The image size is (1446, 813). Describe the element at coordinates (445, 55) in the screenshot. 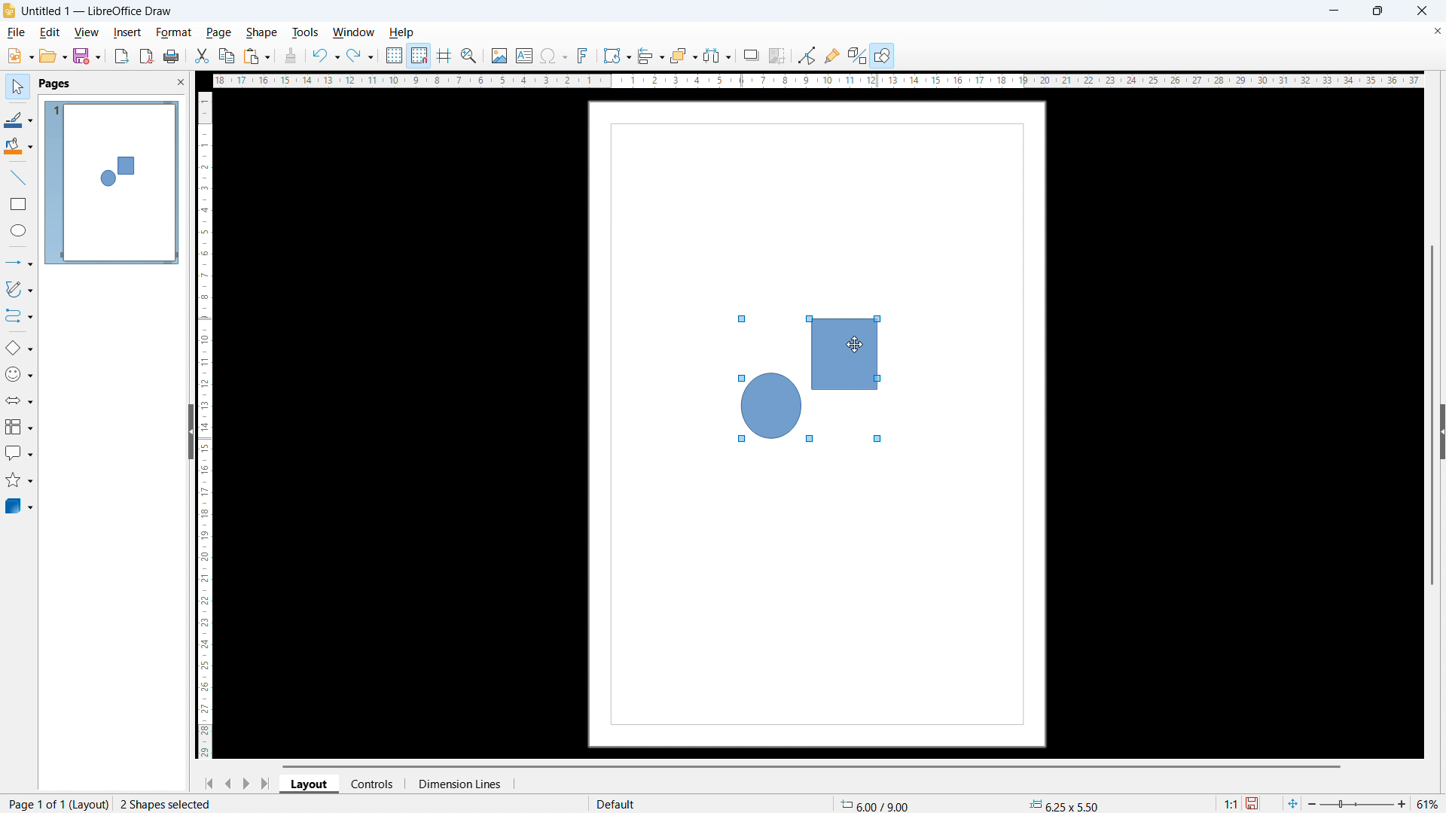

I see `guidelines while moving` at that location.